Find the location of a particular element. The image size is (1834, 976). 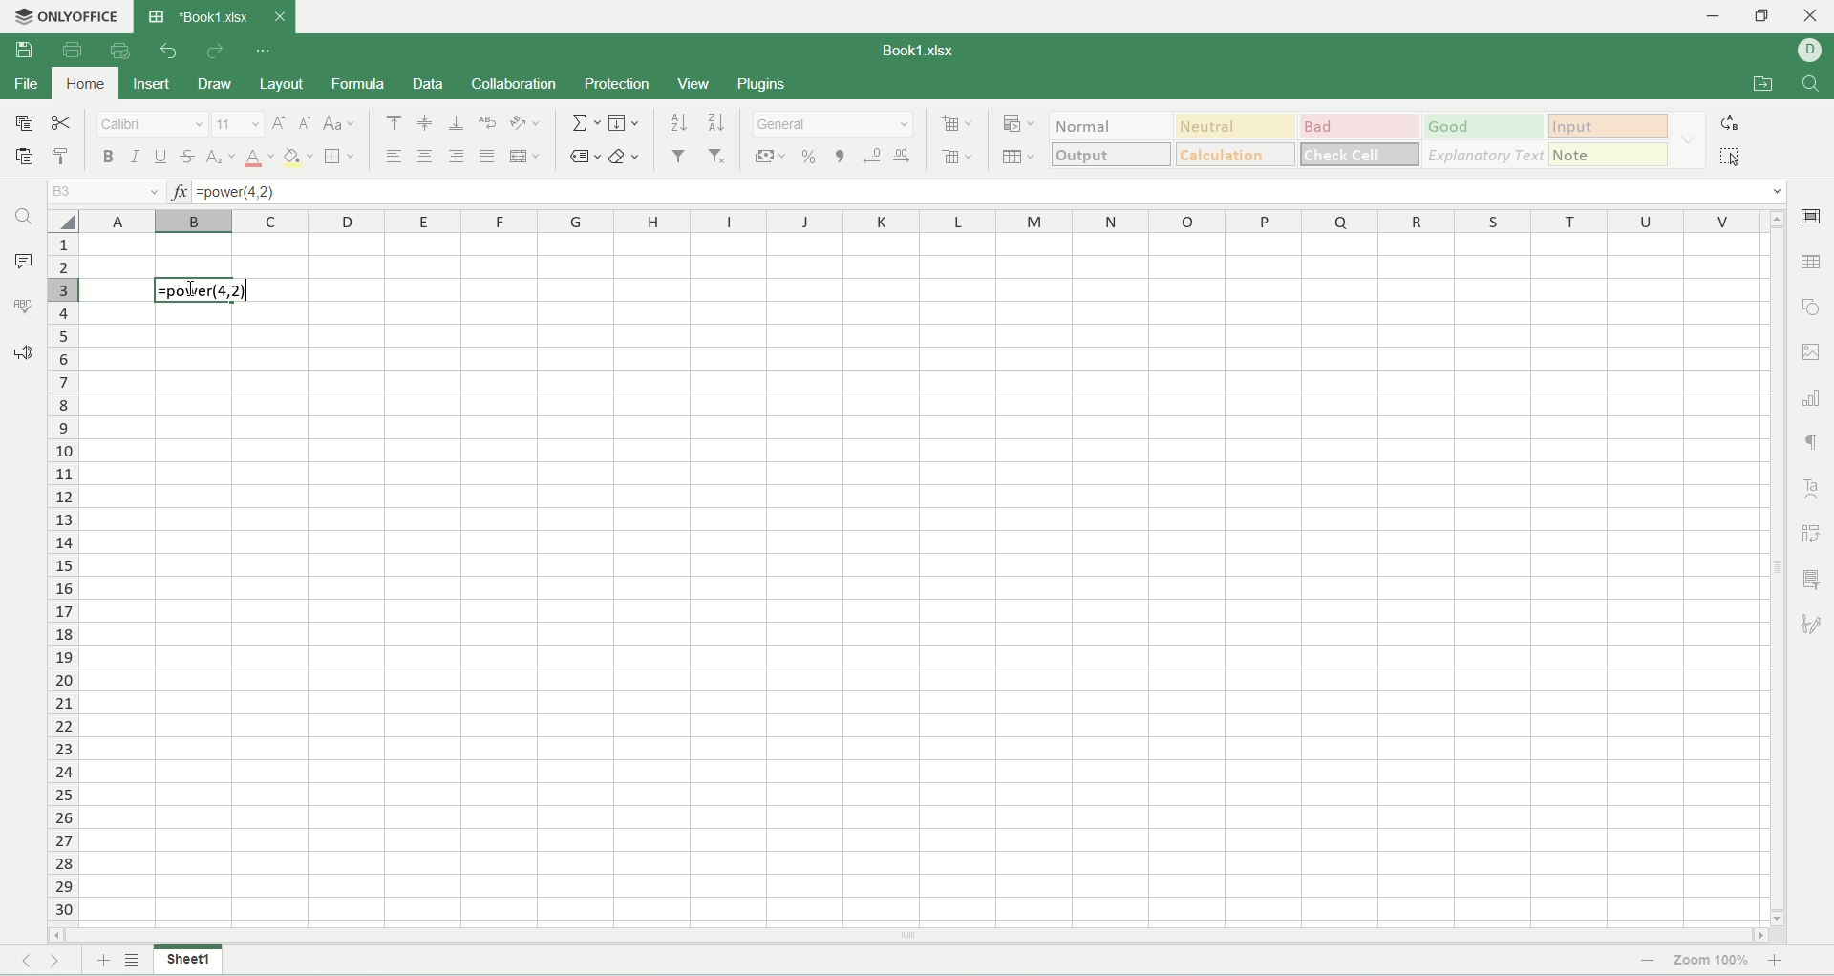

vertical scroll bar is located at coordinates (1778, 567).